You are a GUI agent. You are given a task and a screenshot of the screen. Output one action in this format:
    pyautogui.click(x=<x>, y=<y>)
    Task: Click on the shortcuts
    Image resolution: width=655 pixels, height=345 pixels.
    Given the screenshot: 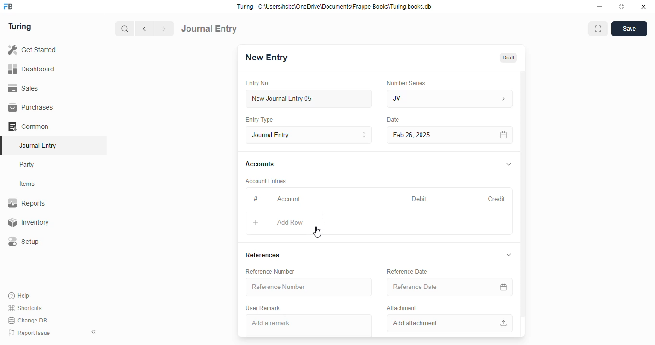 What is the action you would take?
    pyautogui.click(x=25, y=308)
    